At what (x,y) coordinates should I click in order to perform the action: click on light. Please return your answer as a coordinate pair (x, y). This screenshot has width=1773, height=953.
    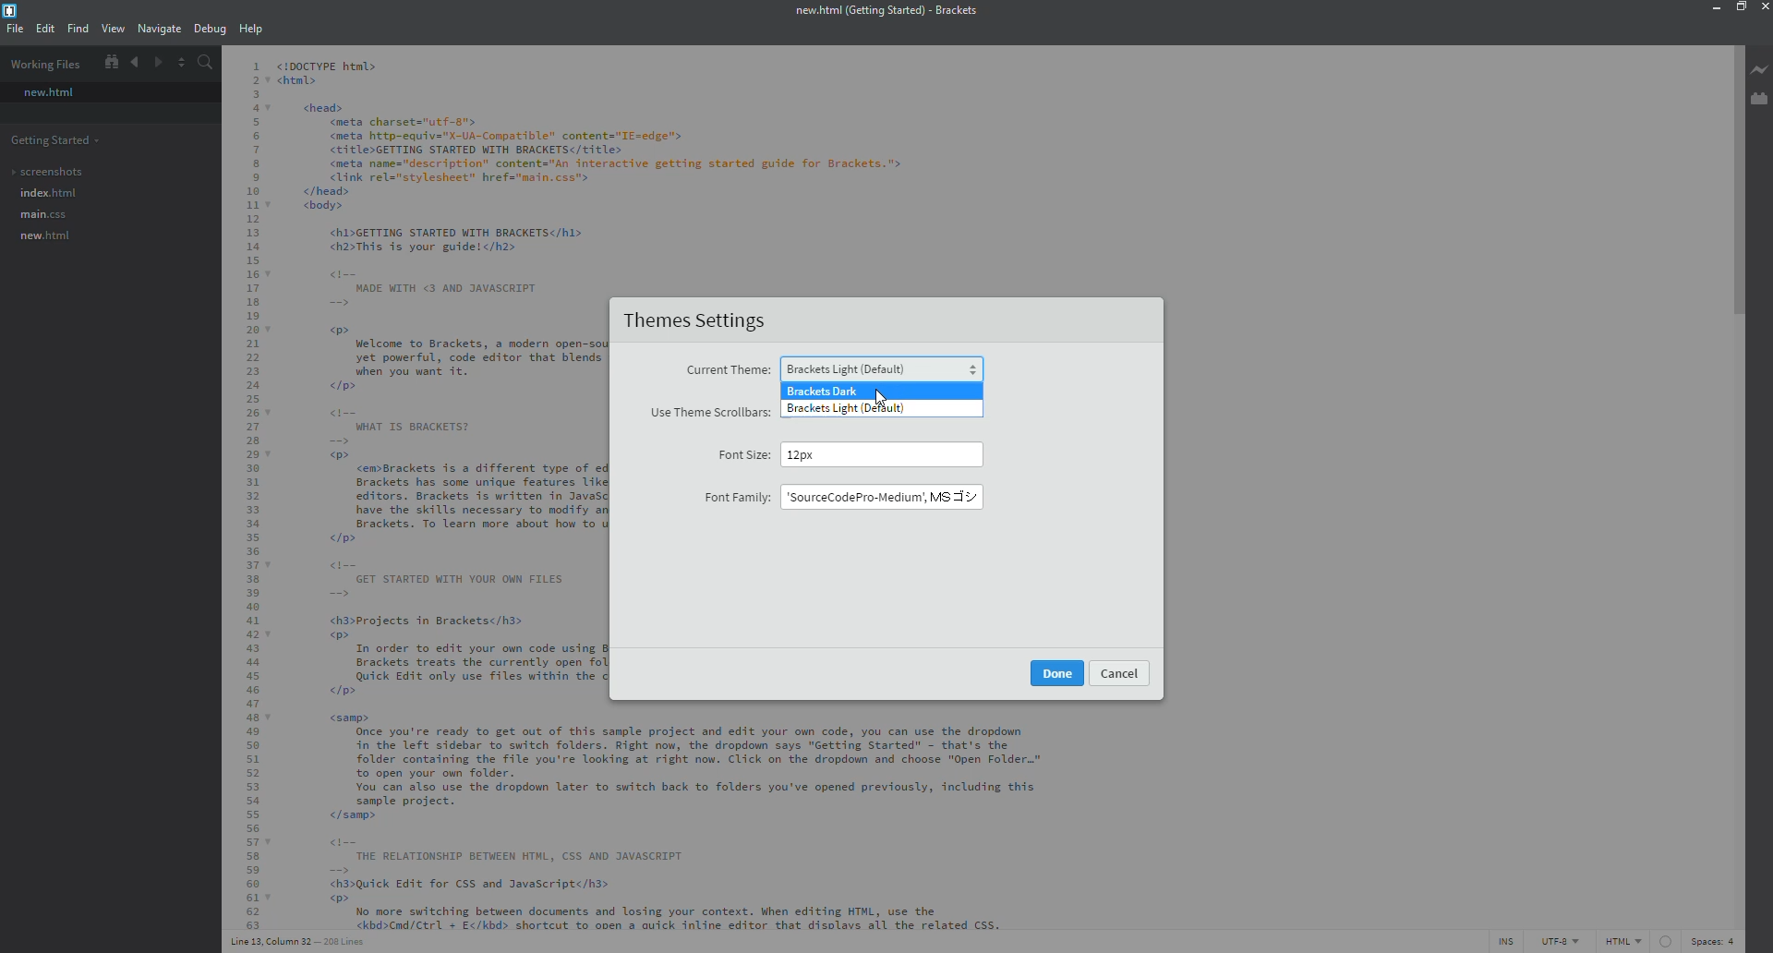
    Looking at the image, I should click on (849, 410).